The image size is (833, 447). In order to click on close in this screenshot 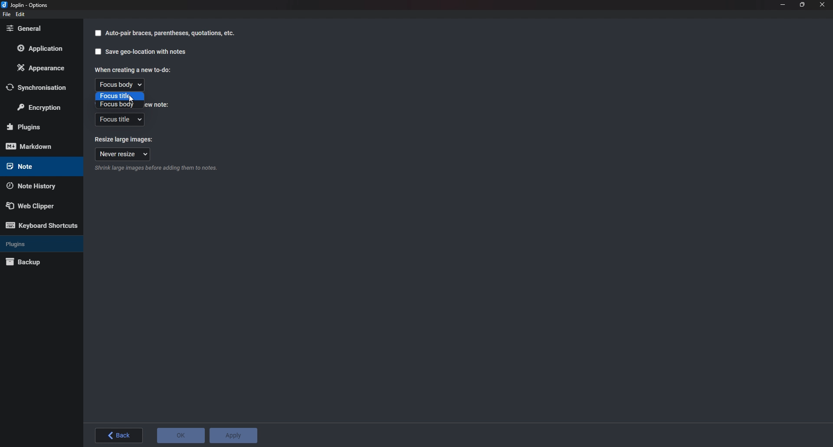, I will do `click(822, 4)`.